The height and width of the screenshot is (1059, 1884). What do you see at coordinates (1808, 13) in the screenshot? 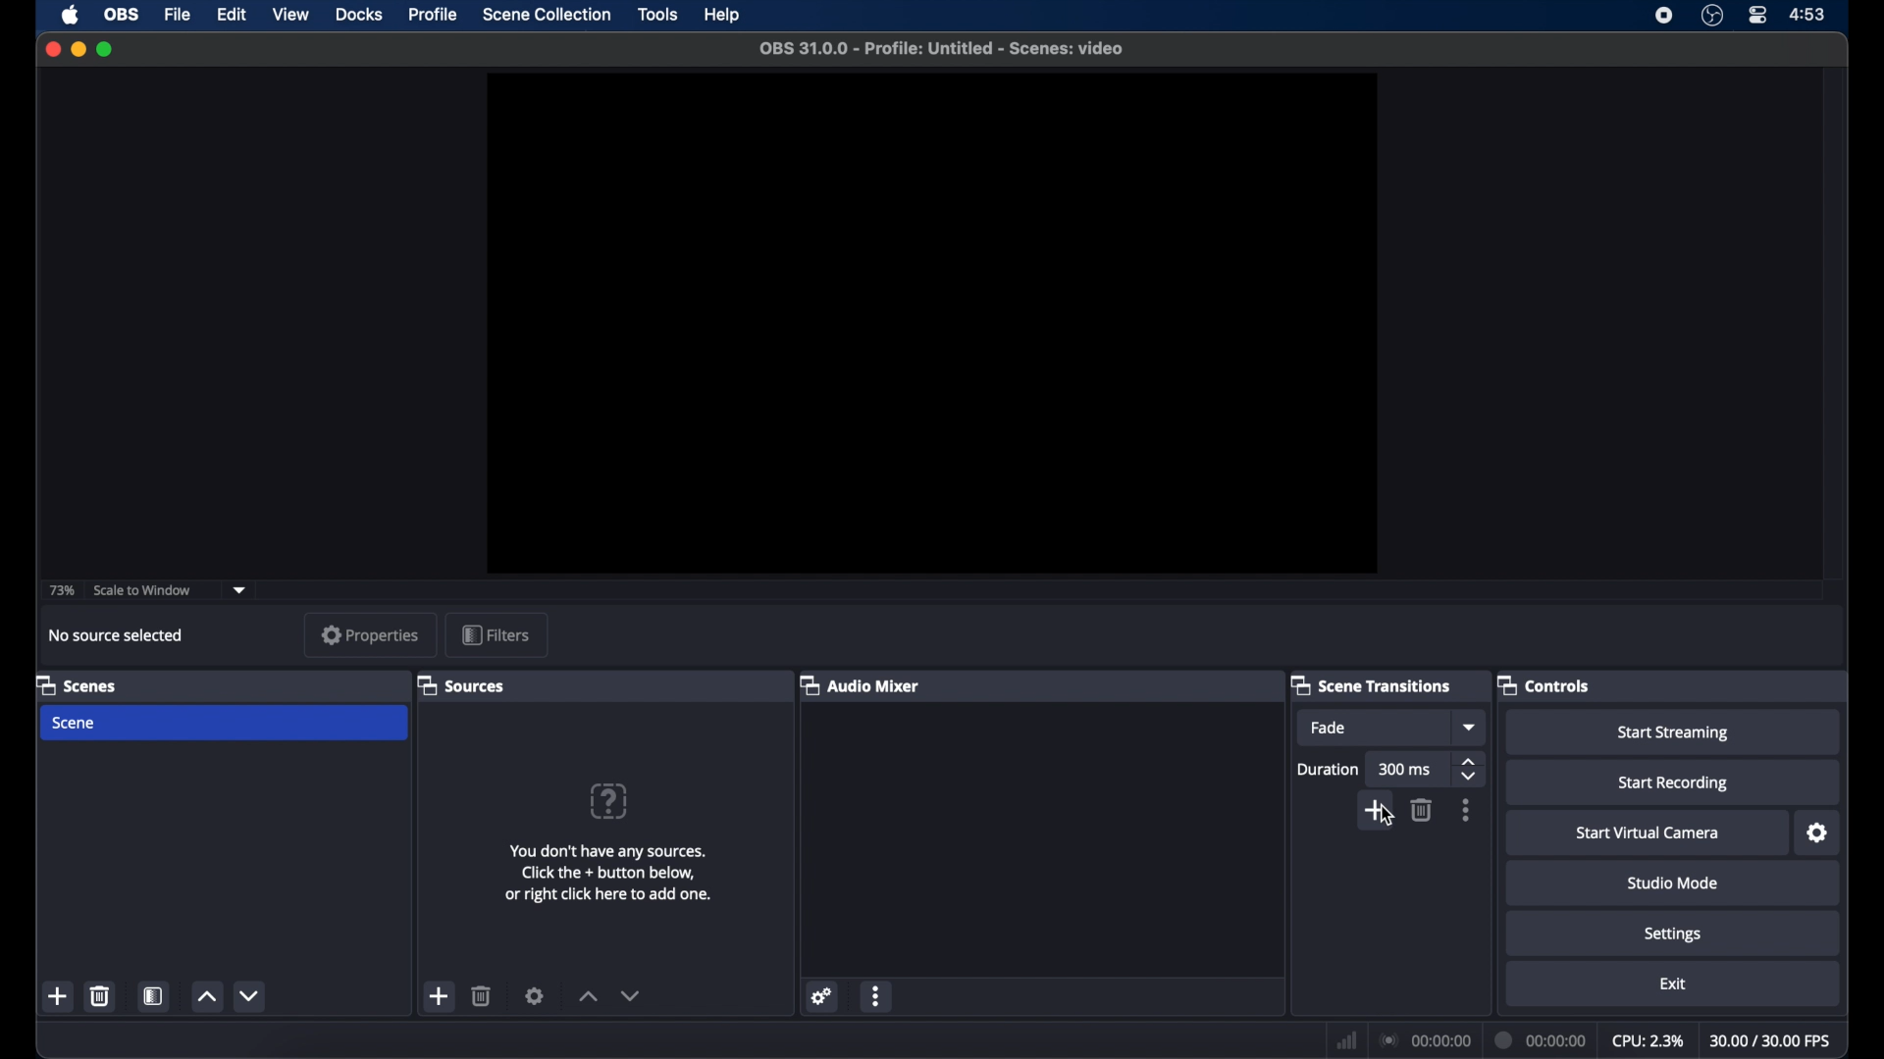
I see `time` at bounding box center [1808, 13].